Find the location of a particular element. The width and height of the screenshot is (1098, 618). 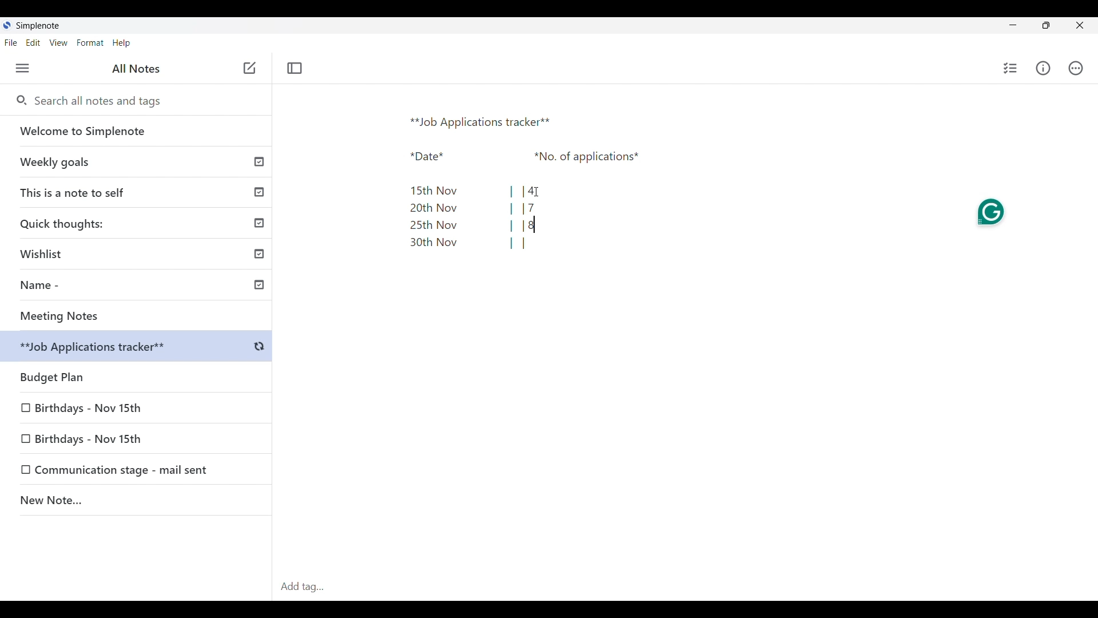

Menu is located at coordinates (22, 68).